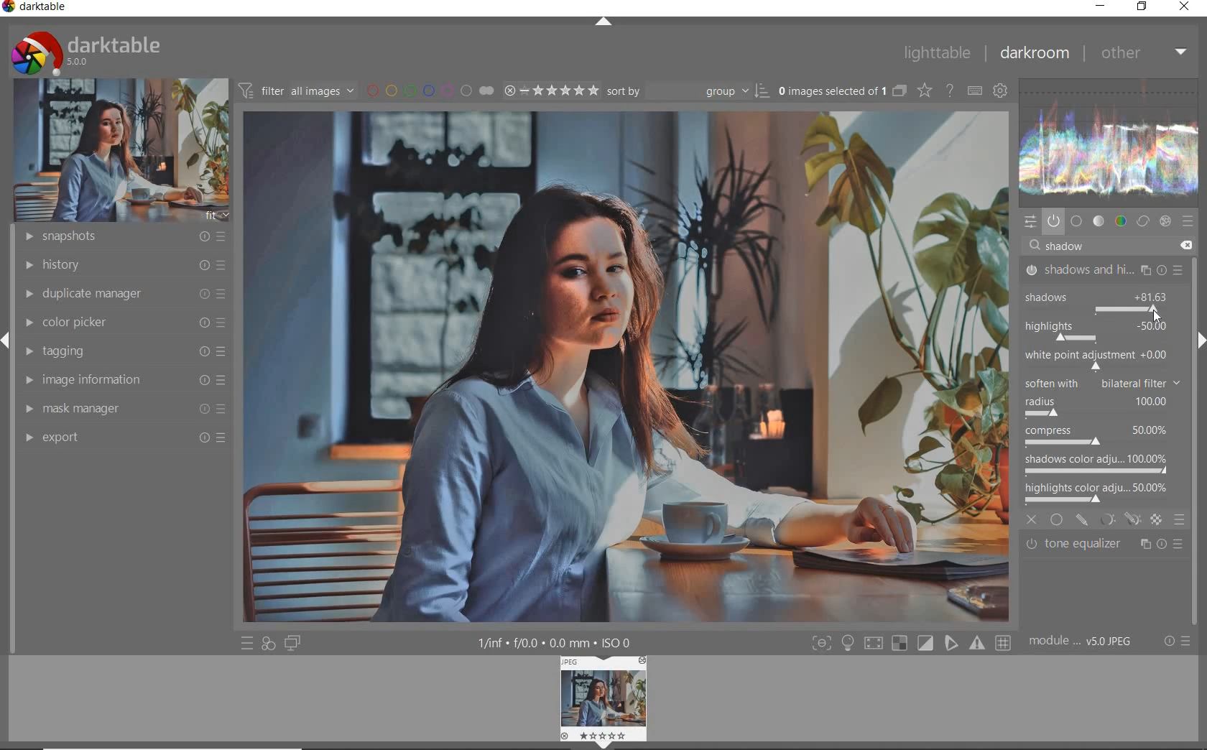 This screenshot has height=750, width=1207. I want to click on masking options, so click(1119, 519).